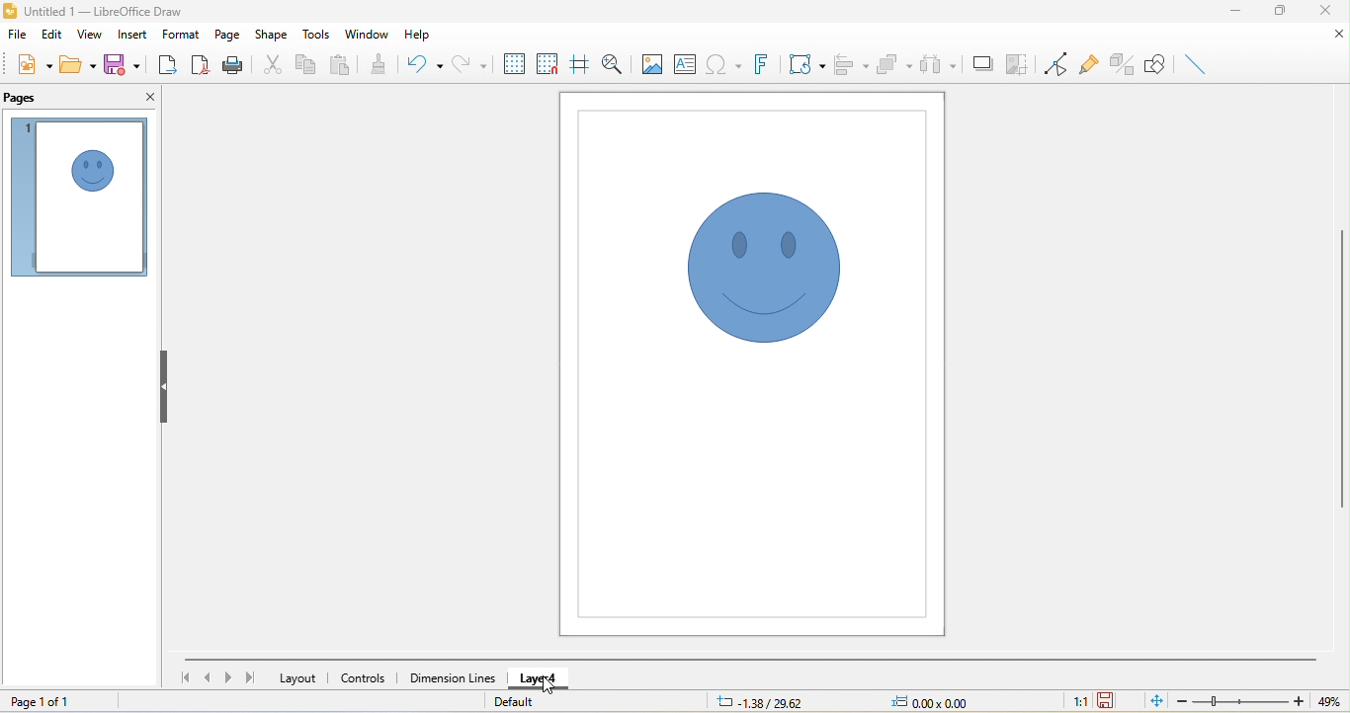  Describe the element at coordinates (202, 63) in the screenshot. I see `export directly as pdf` at that location.